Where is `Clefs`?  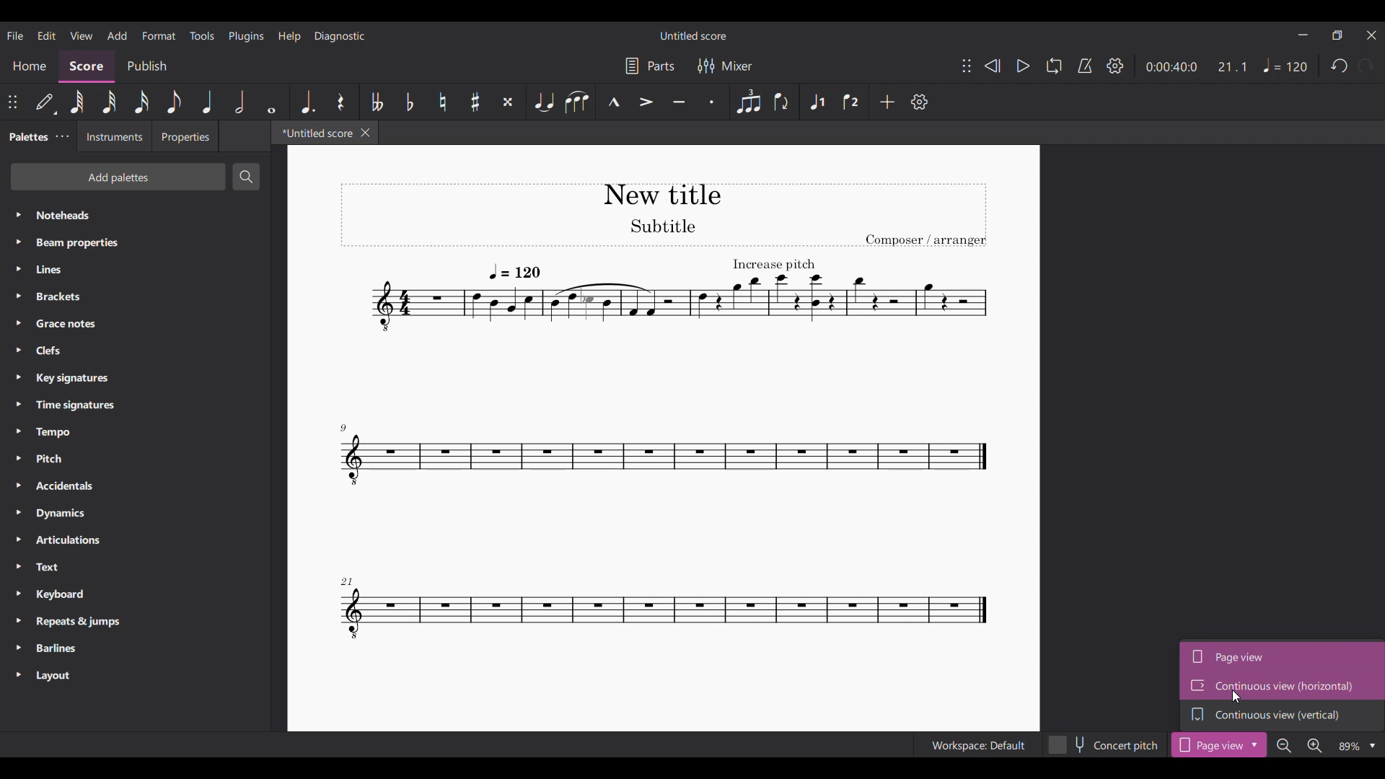
Clefs is located at coordinates (135, 351).